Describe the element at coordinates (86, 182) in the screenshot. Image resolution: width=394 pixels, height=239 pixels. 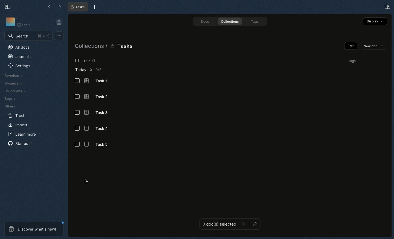
I see `cursor` at that location.